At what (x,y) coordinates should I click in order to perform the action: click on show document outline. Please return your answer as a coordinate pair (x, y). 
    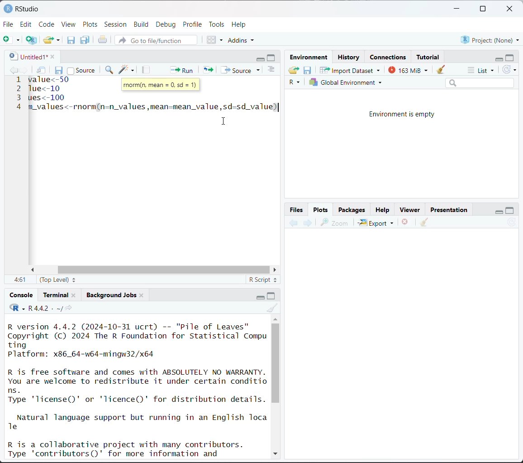
    Looking at the image, I should click on (273, 70).